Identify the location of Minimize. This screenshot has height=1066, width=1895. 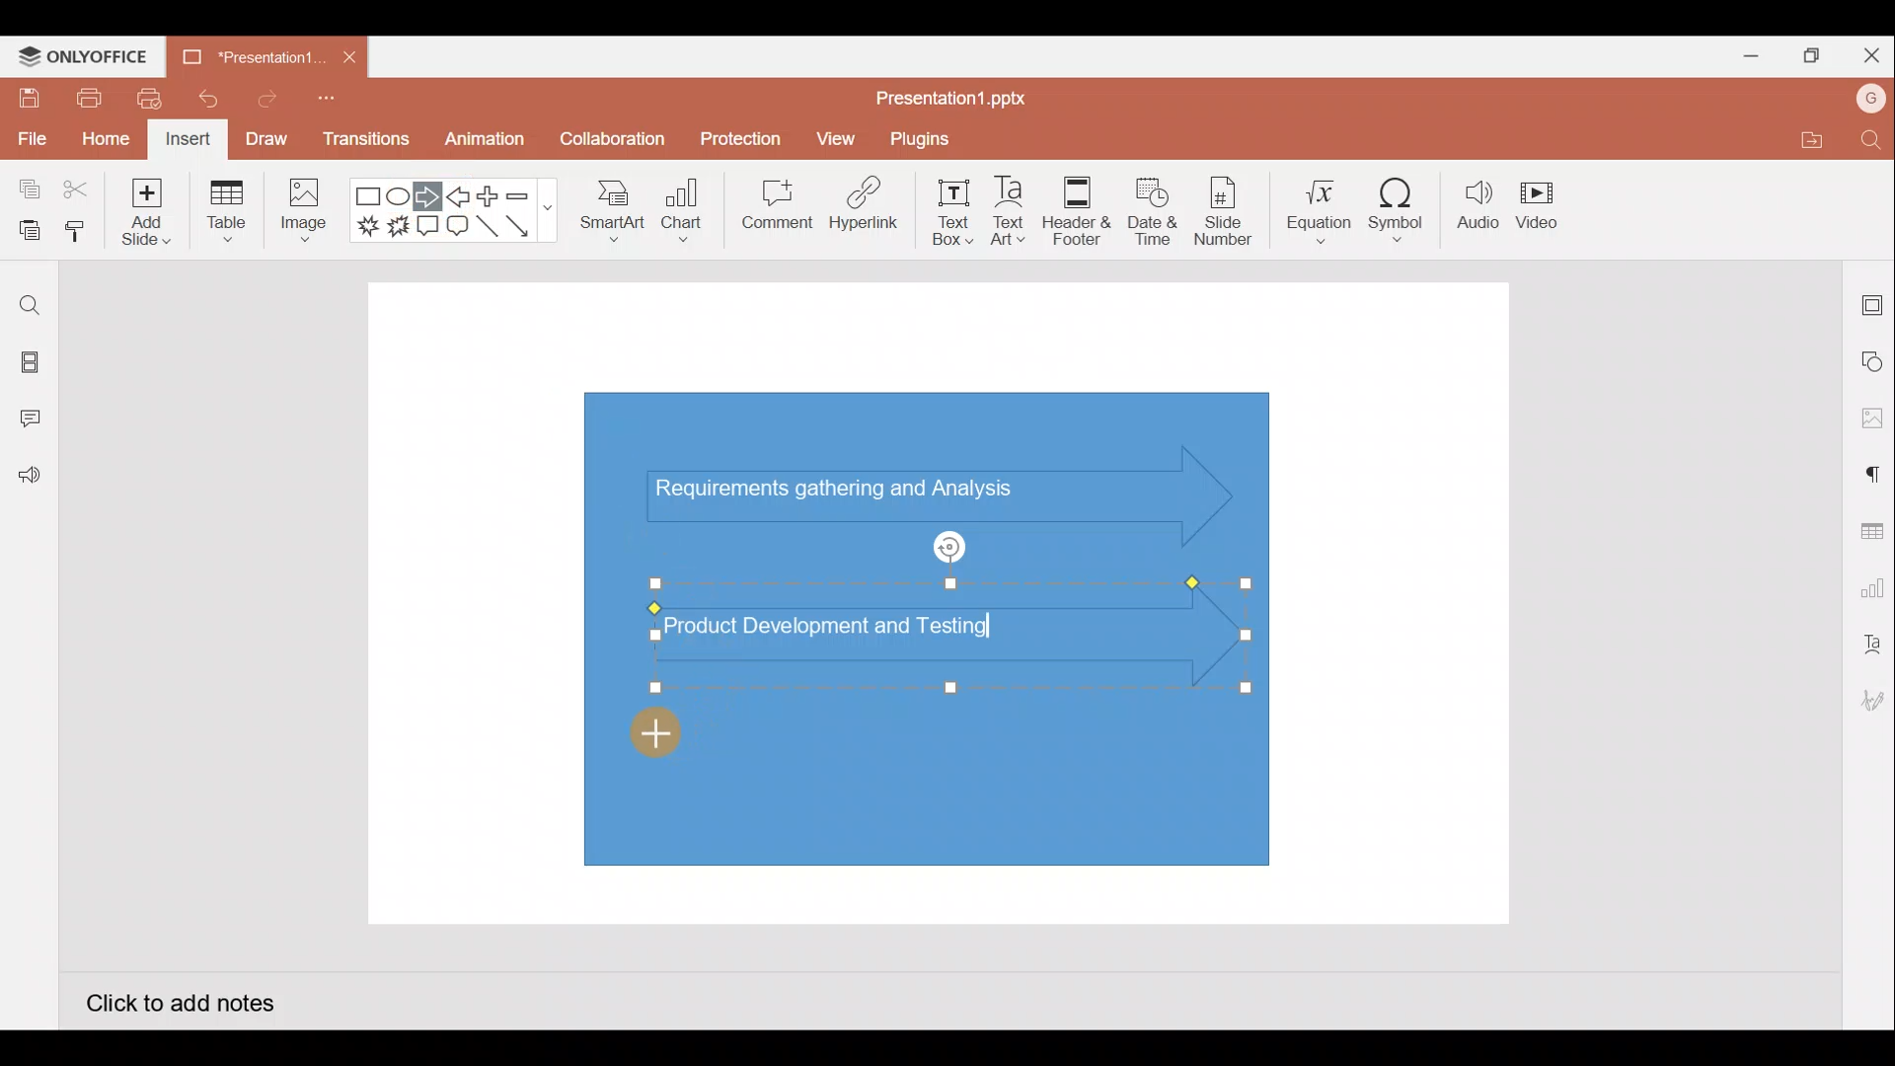
(1743, 52).